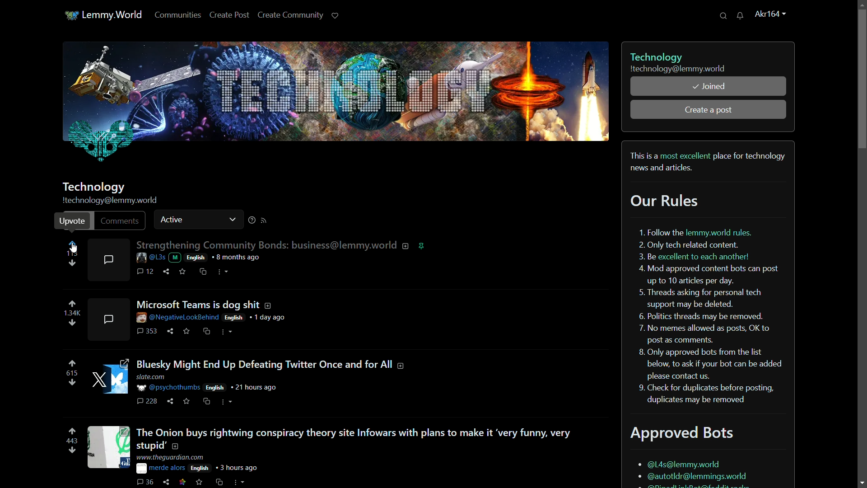 The height and width of the screenshot is (488, 867). What do you see at coordinates (74, 304) in the screenshot?
I see `upvote` at bounding box center [74, 304].